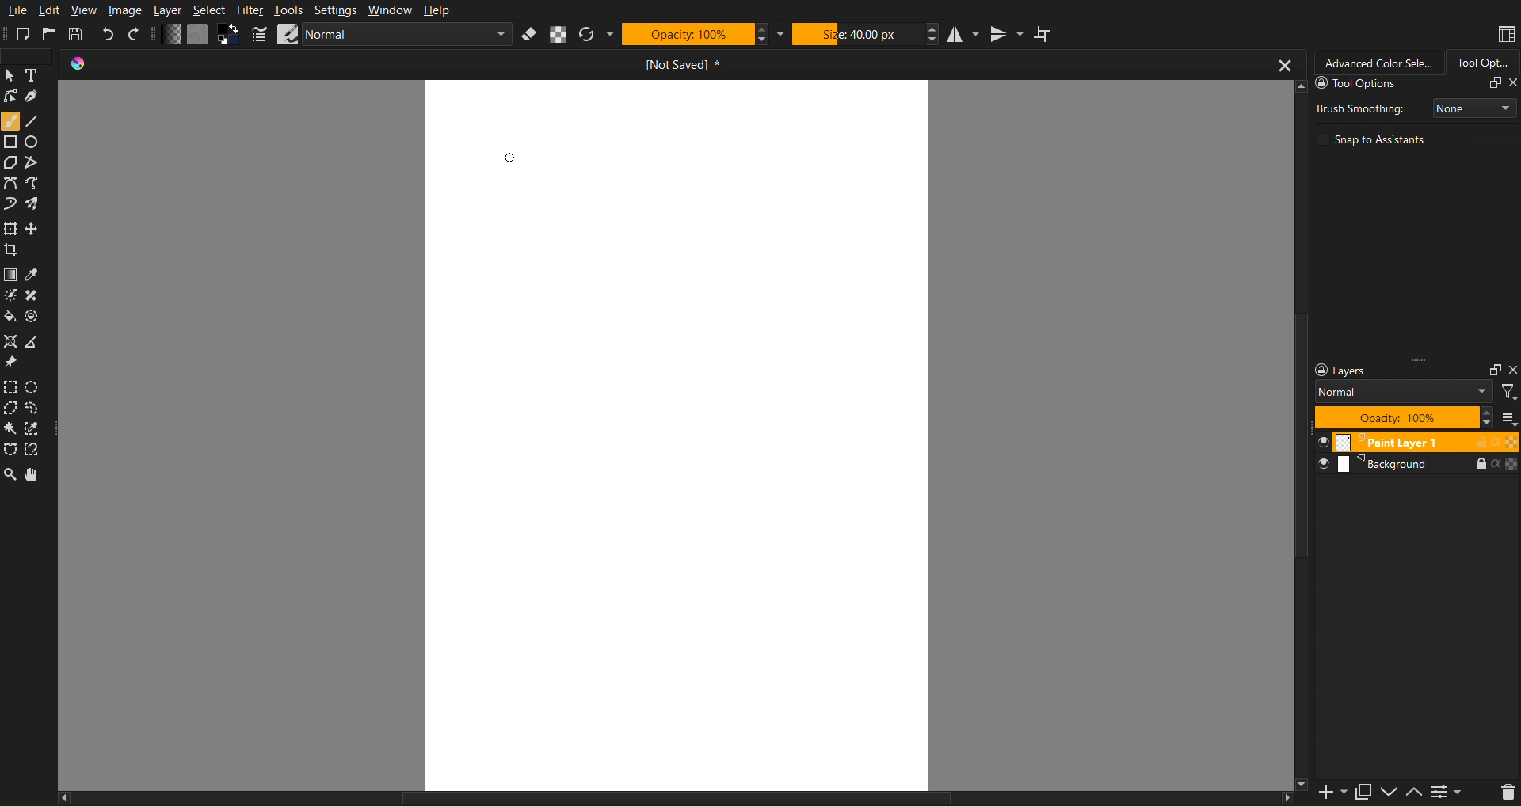  I want to click on Linework, so click(11, 97).